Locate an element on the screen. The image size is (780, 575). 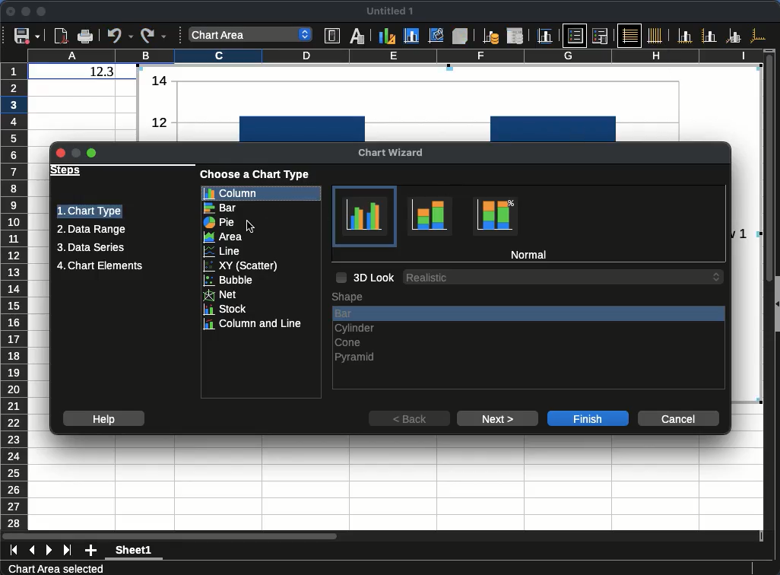
minimize is located at coordinates (27, 11).